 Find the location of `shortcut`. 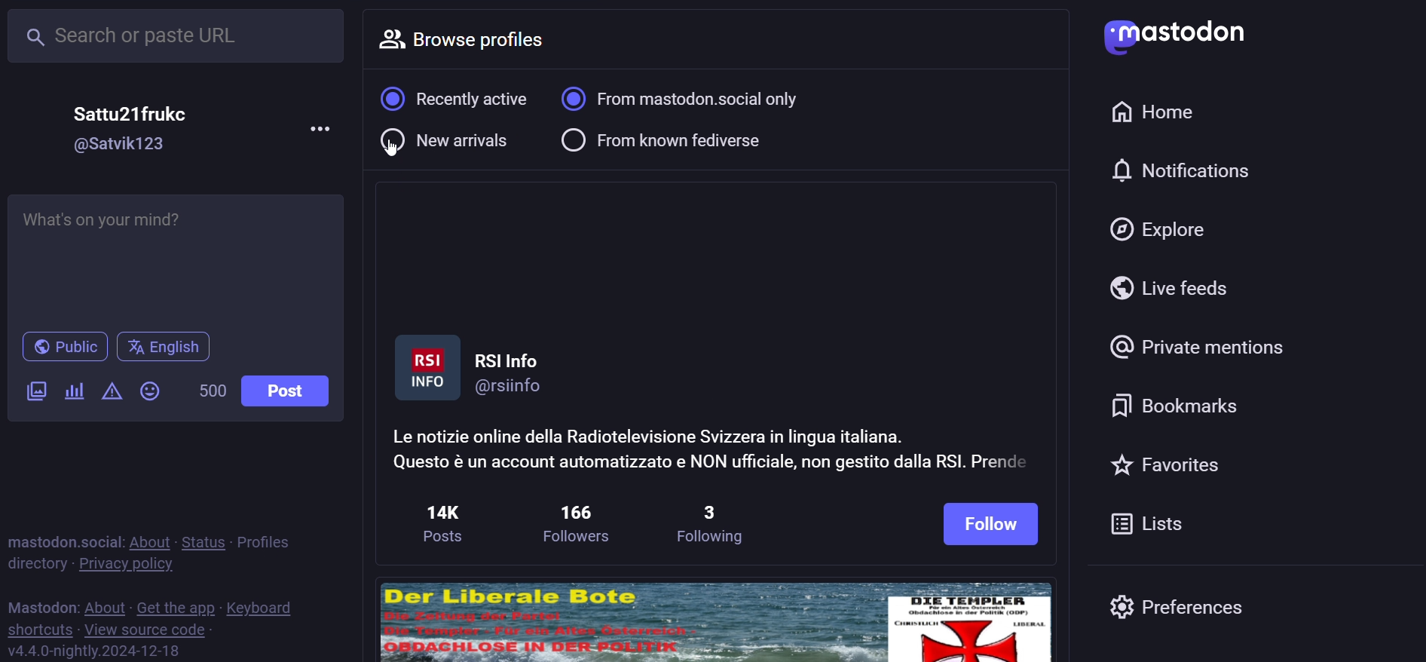

shortcut is located at coordinates (35, 630).